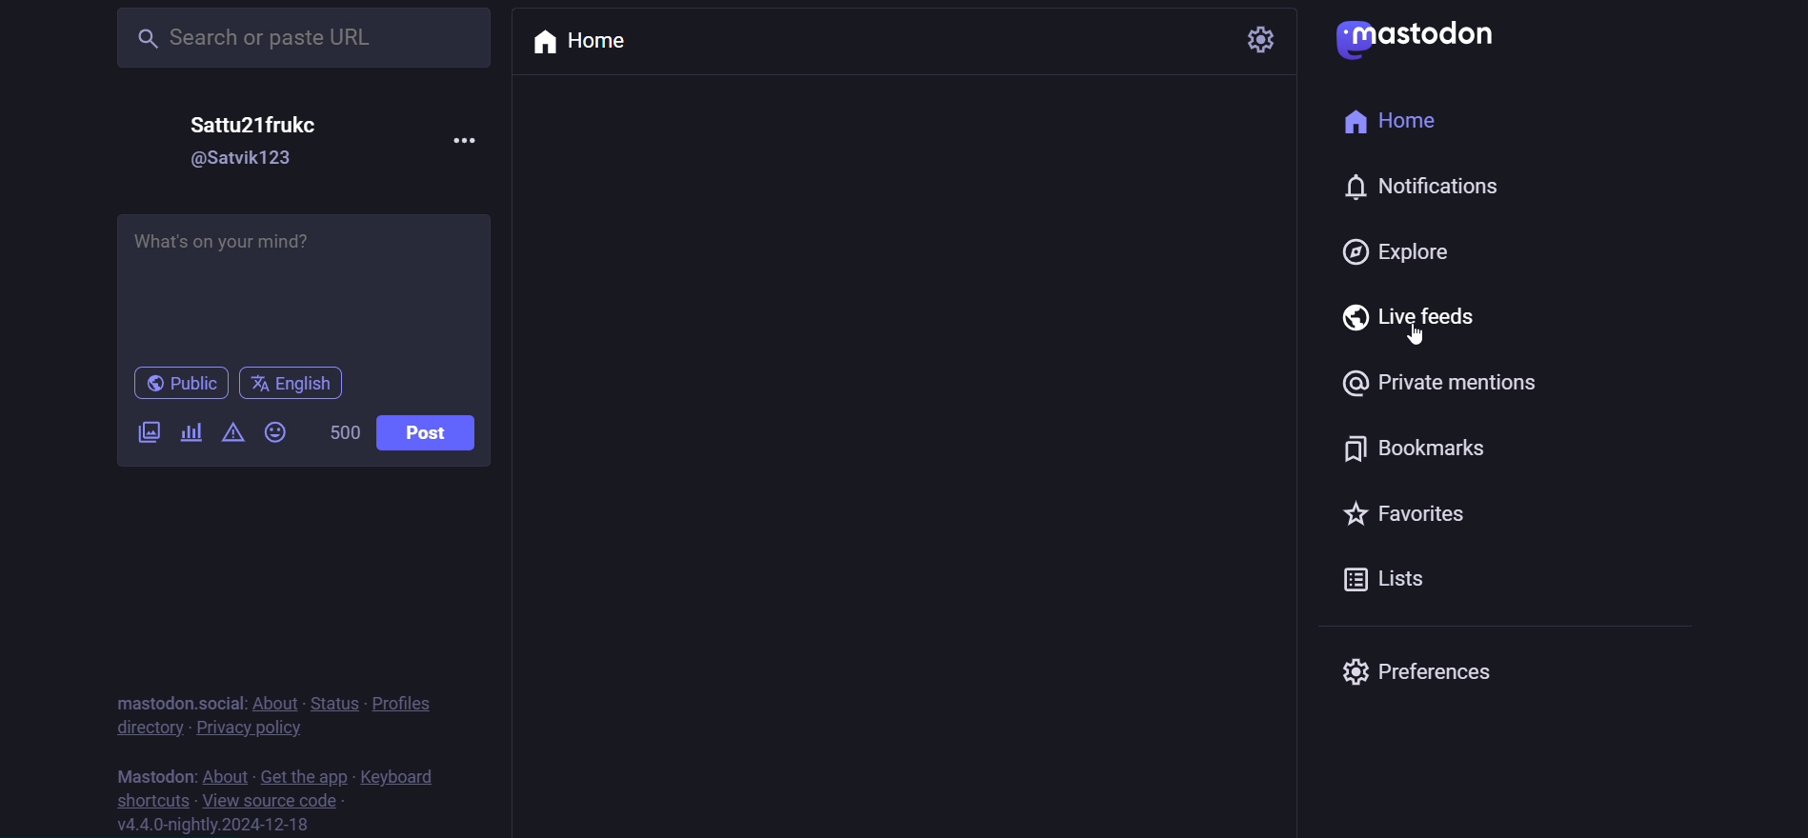  Describe the element at coordinates (1418, 341) in the screenshot. I see `cursor` at that location.